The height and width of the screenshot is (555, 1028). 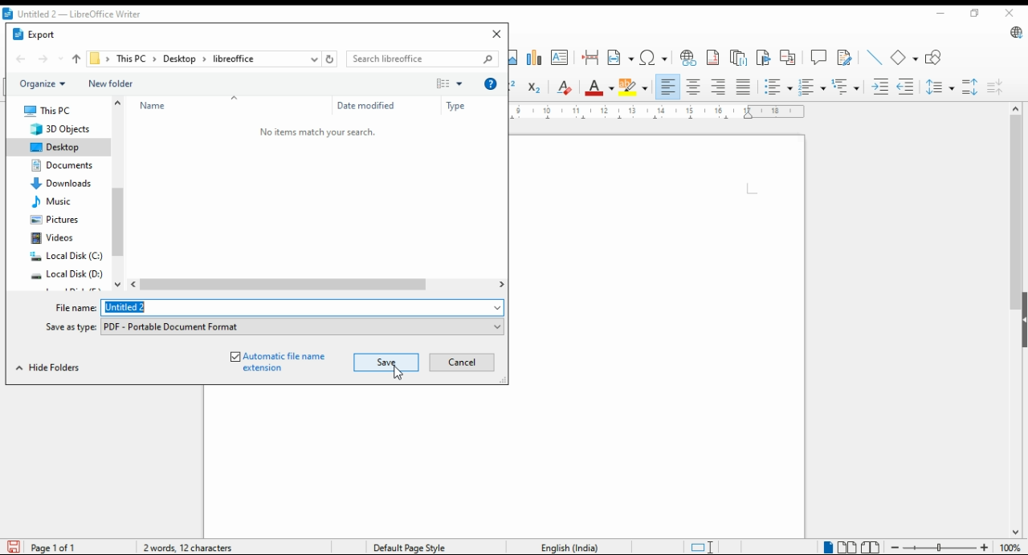 I want to click on back, so click(x=22, y=60).